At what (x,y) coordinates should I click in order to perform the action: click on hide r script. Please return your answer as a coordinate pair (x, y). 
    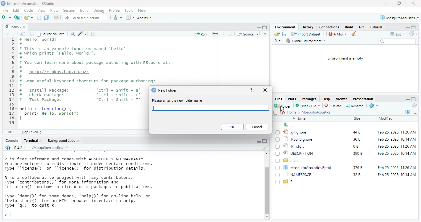
    Looking at the image, I should click on (407, 28).